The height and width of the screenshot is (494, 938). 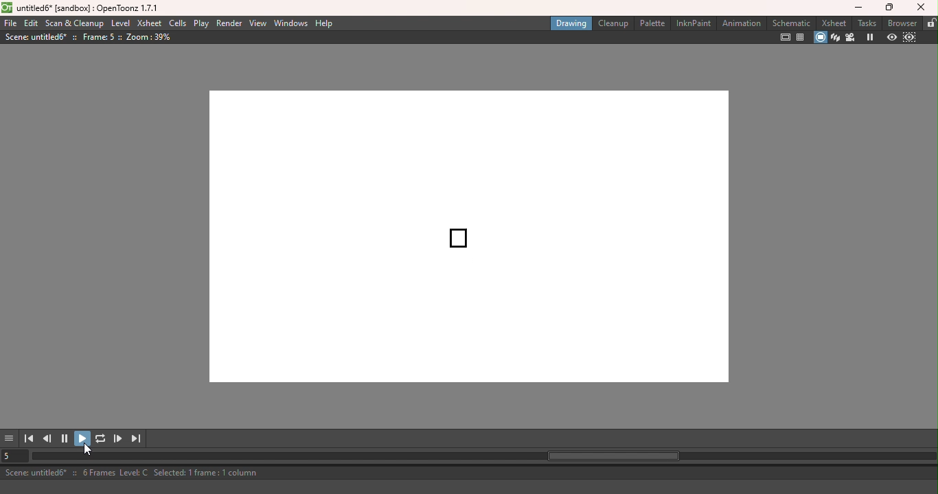 I want to click on Horizontal scroll bar, so click(x=481, y=457).